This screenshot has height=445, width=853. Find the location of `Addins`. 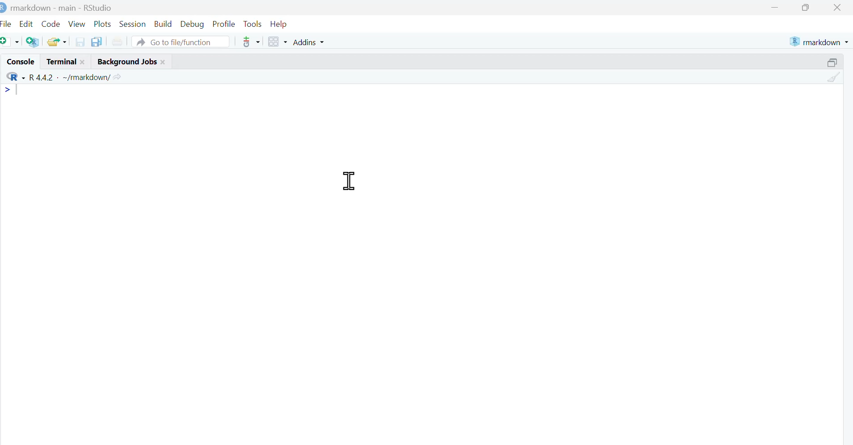

Addins is located at coordinates (310, 42).